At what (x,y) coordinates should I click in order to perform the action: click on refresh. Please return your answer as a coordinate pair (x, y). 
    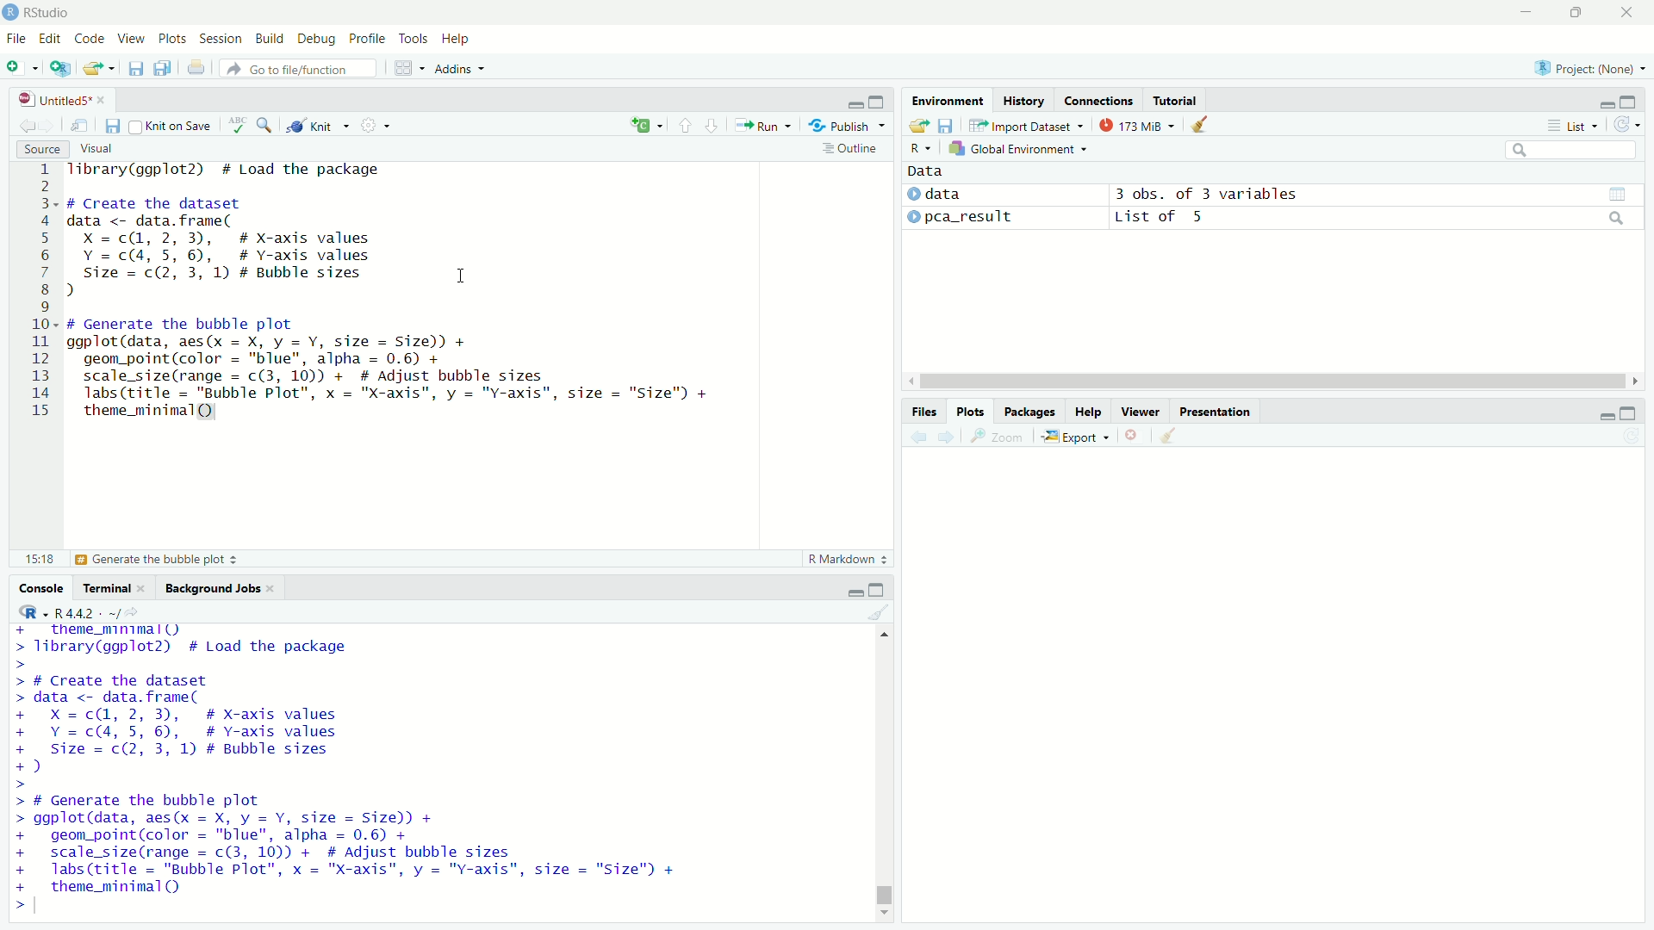
    Looking at the image, I should click on (1628, 124).